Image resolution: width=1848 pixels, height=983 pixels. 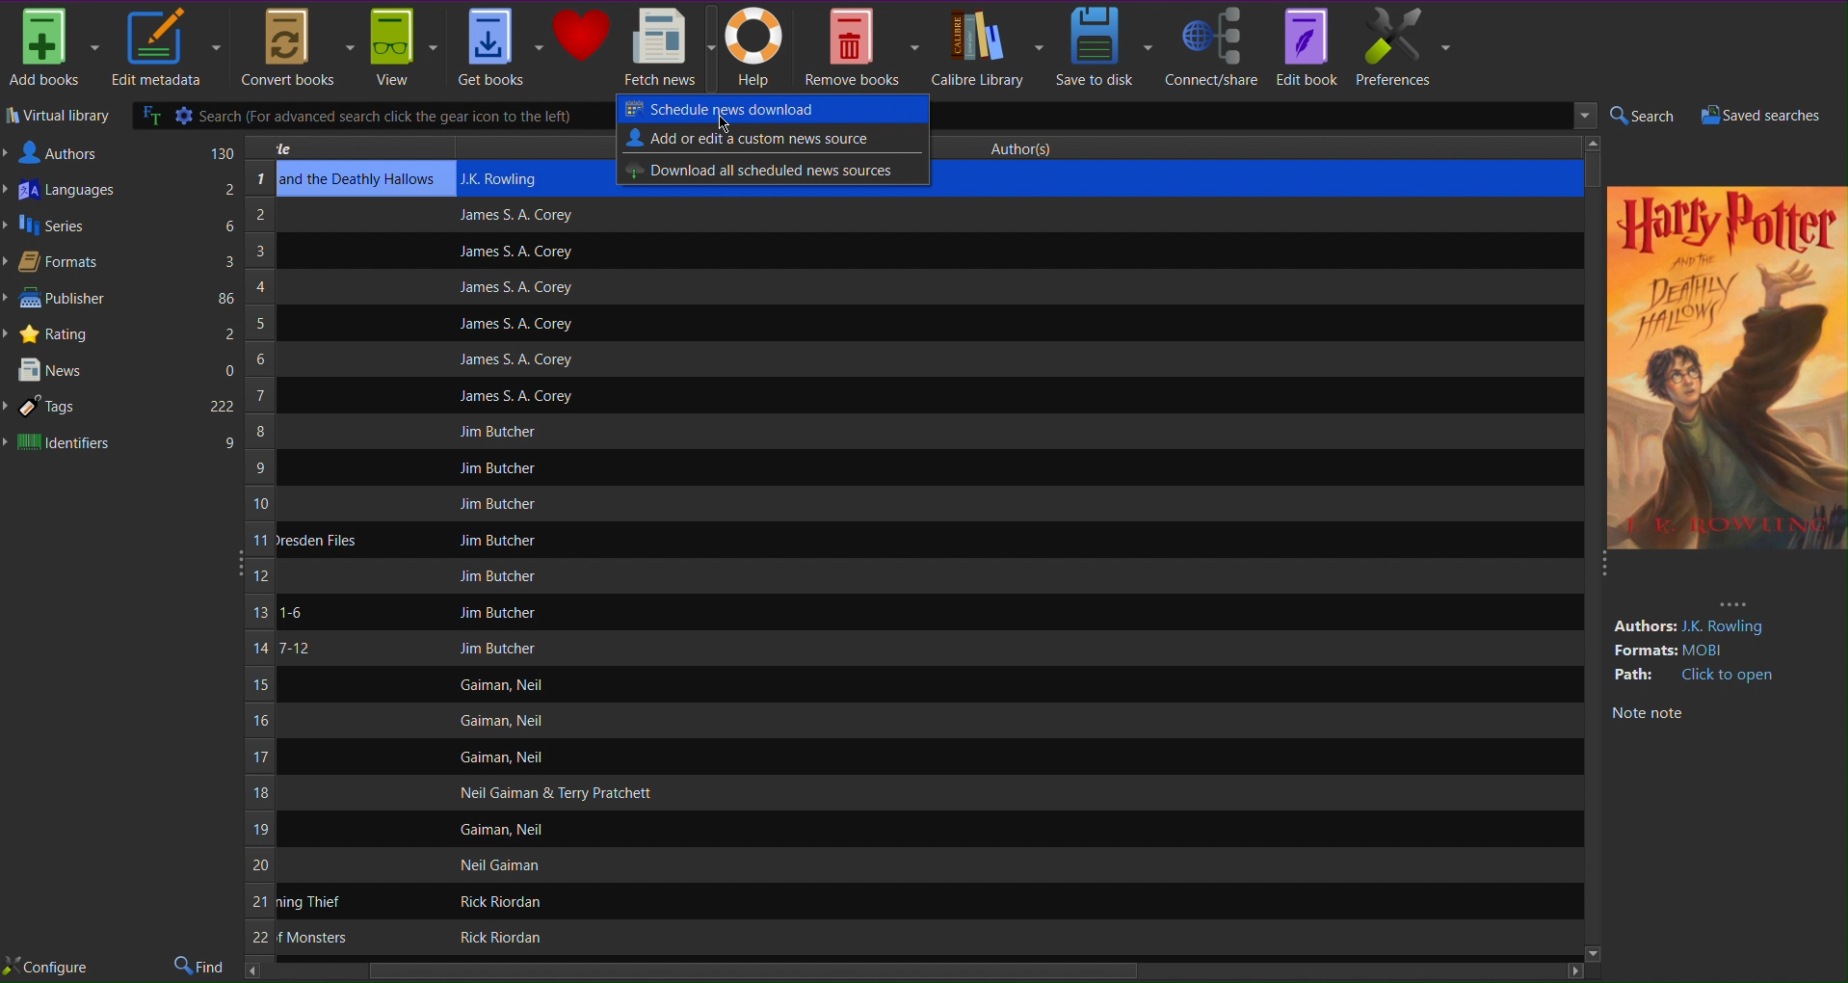 What do you see at coordinates (1644, 651) in the screenshot?
I see `Formats :` at bounding box center [1644, 651].